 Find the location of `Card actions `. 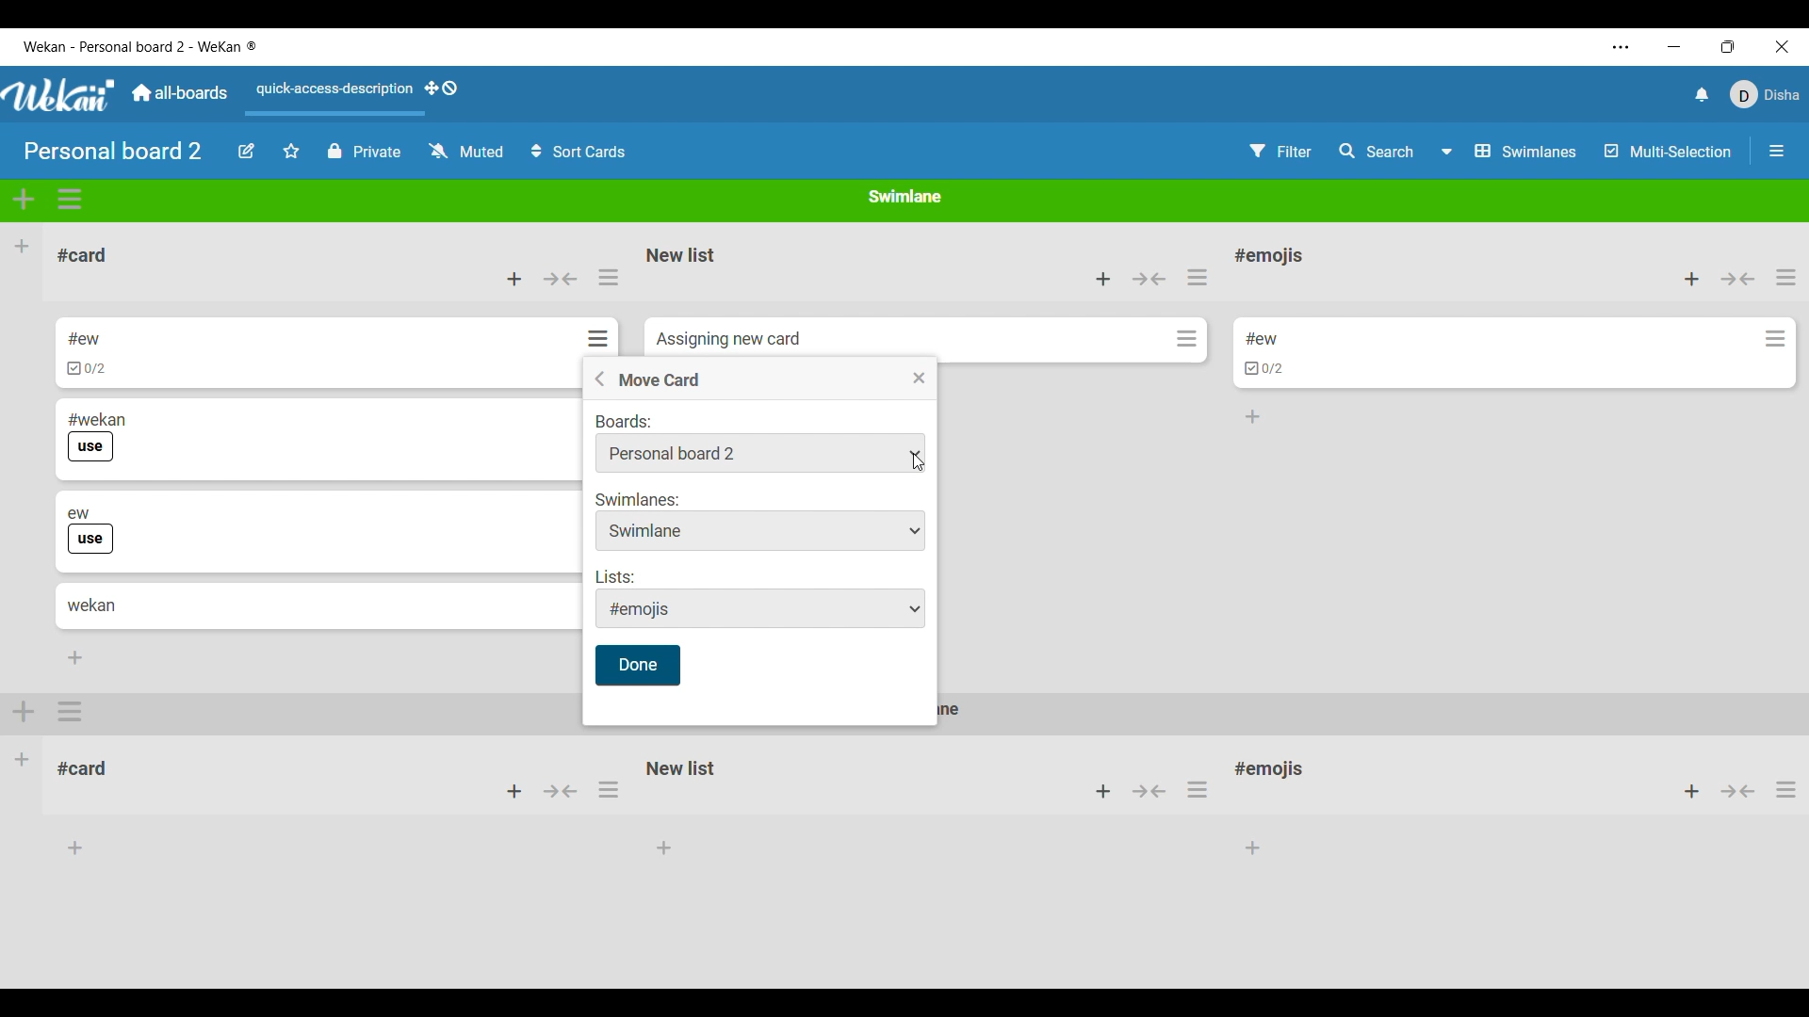

Card actions  is located at coordinates (602, 338).